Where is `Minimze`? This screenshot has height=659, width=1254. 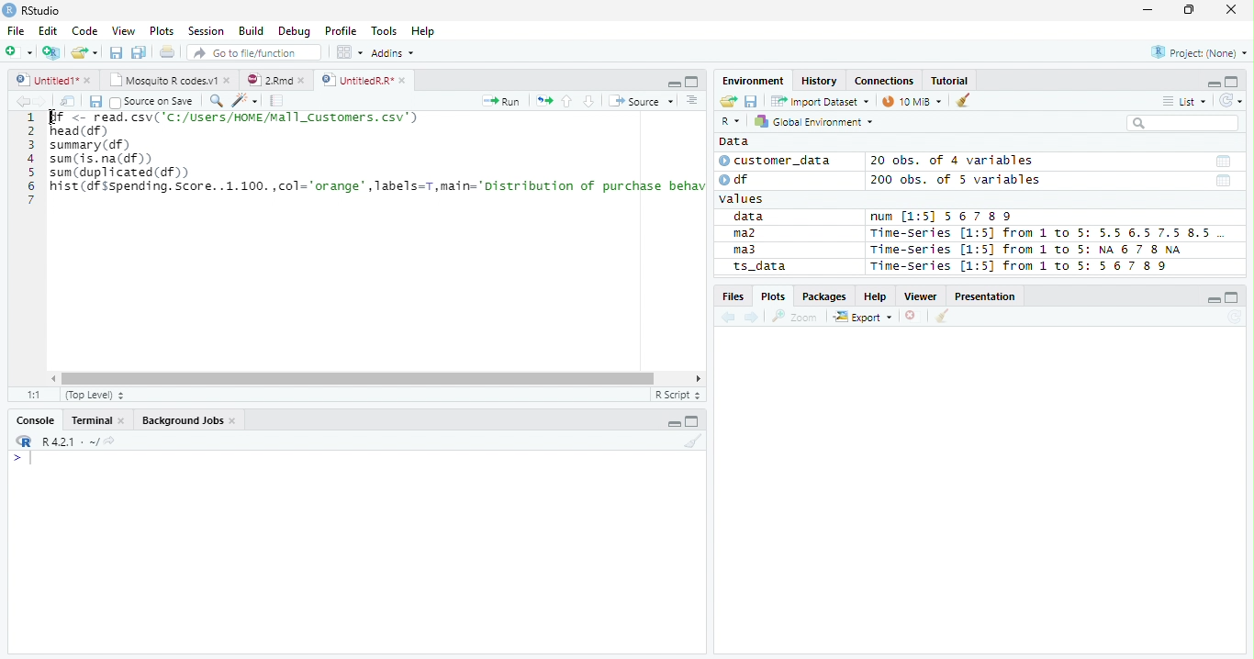 Minimze is located at coordinates (1212, 83).